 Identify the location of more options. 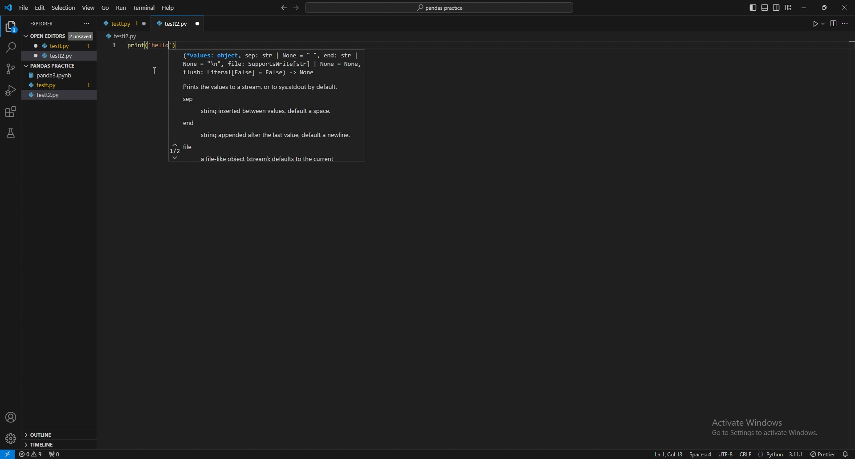
(847, 24).